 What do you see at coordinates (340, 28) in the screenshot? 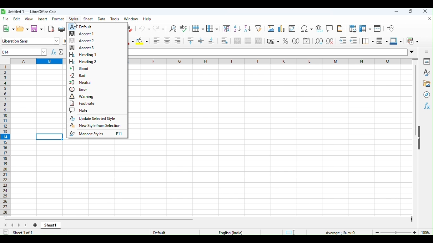
I see `Headers and footers` at bounding box center [340, 28].